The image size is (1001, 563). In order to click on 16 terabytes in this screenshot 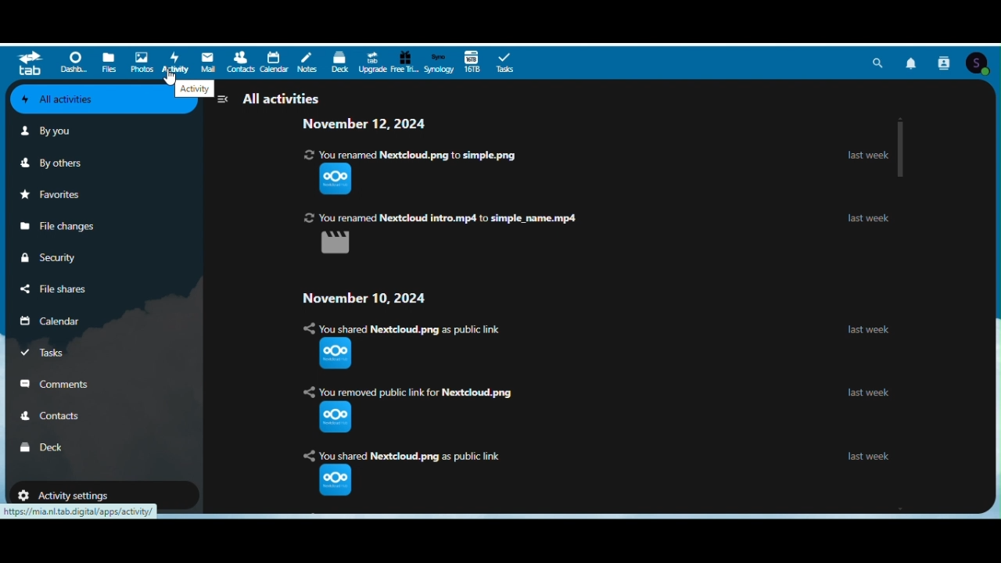, I will do `click(472, 63)`.